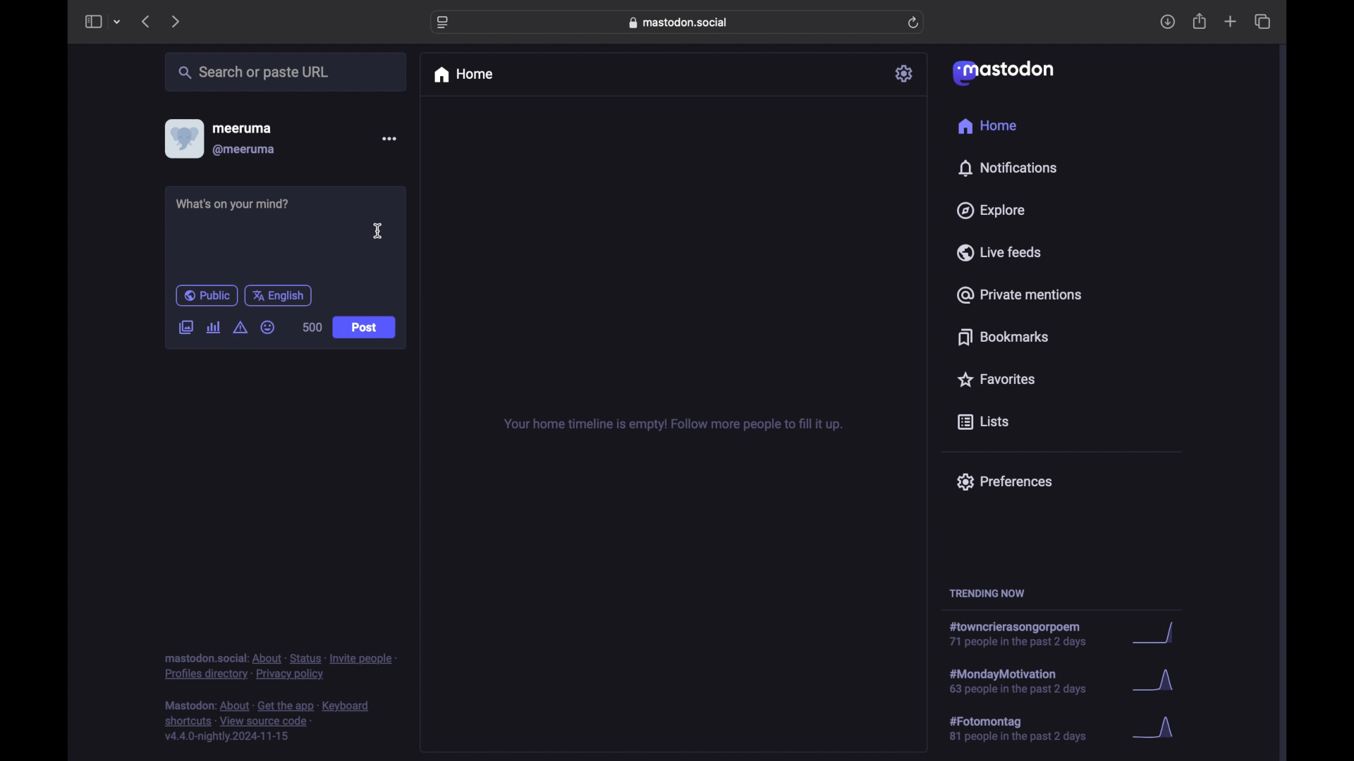  Describe the element at coordinates (389, 138) in the screenshot. I see `more options` at that location.